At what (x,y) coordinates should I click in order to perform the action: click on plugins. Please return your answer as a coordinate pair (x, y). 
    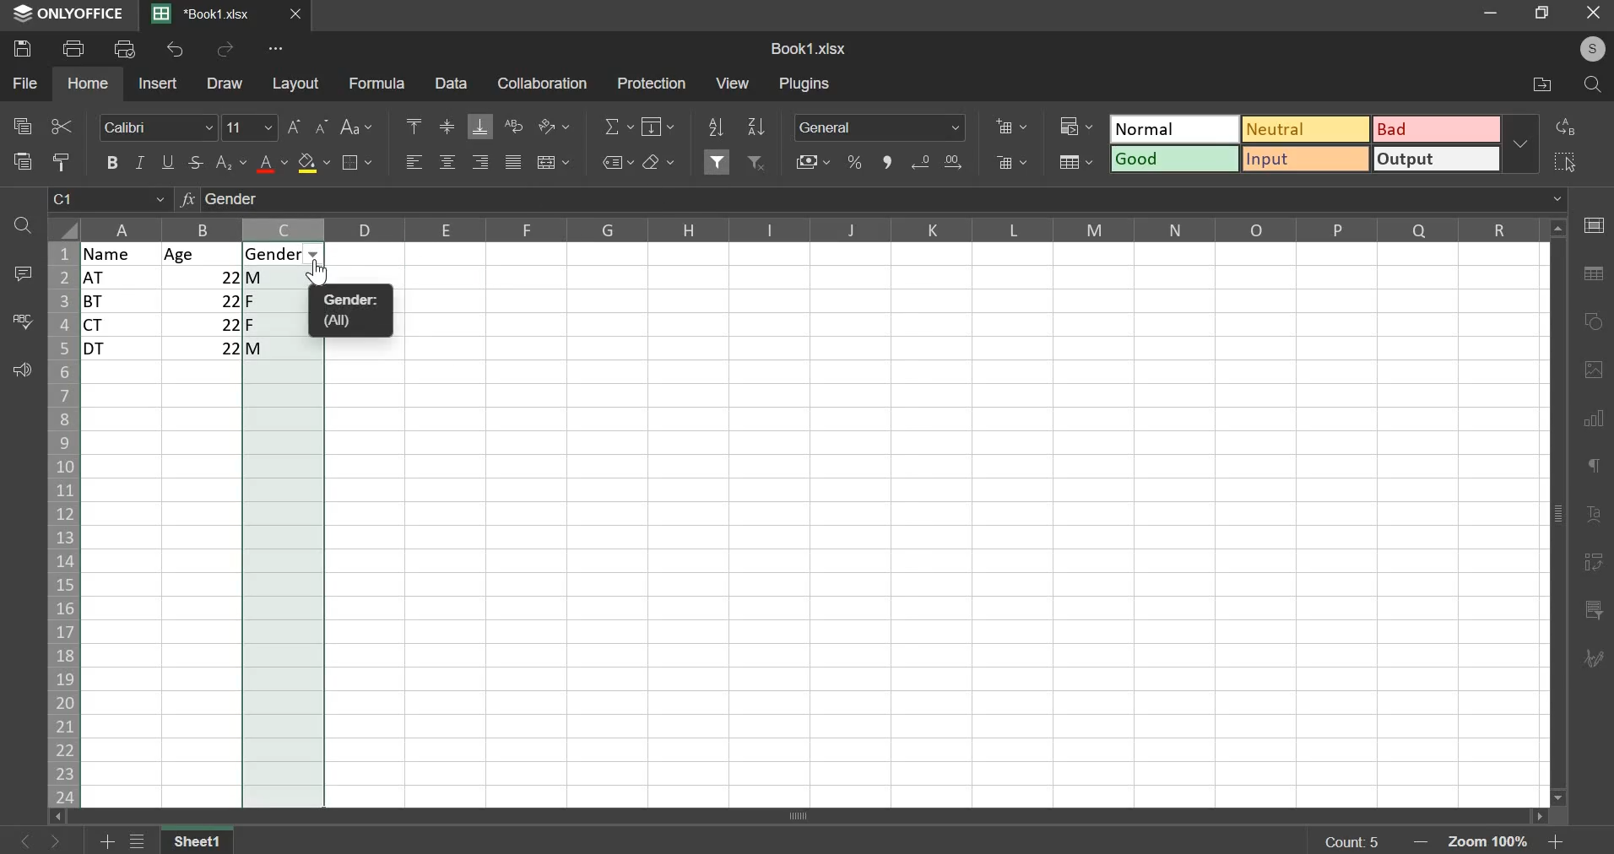
    Looking at the image, I should click on (805, 84).